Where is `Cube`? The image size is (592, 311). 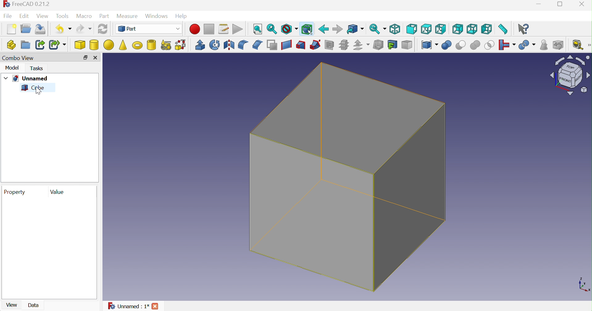
Cube is located at coordinates (80, 45).